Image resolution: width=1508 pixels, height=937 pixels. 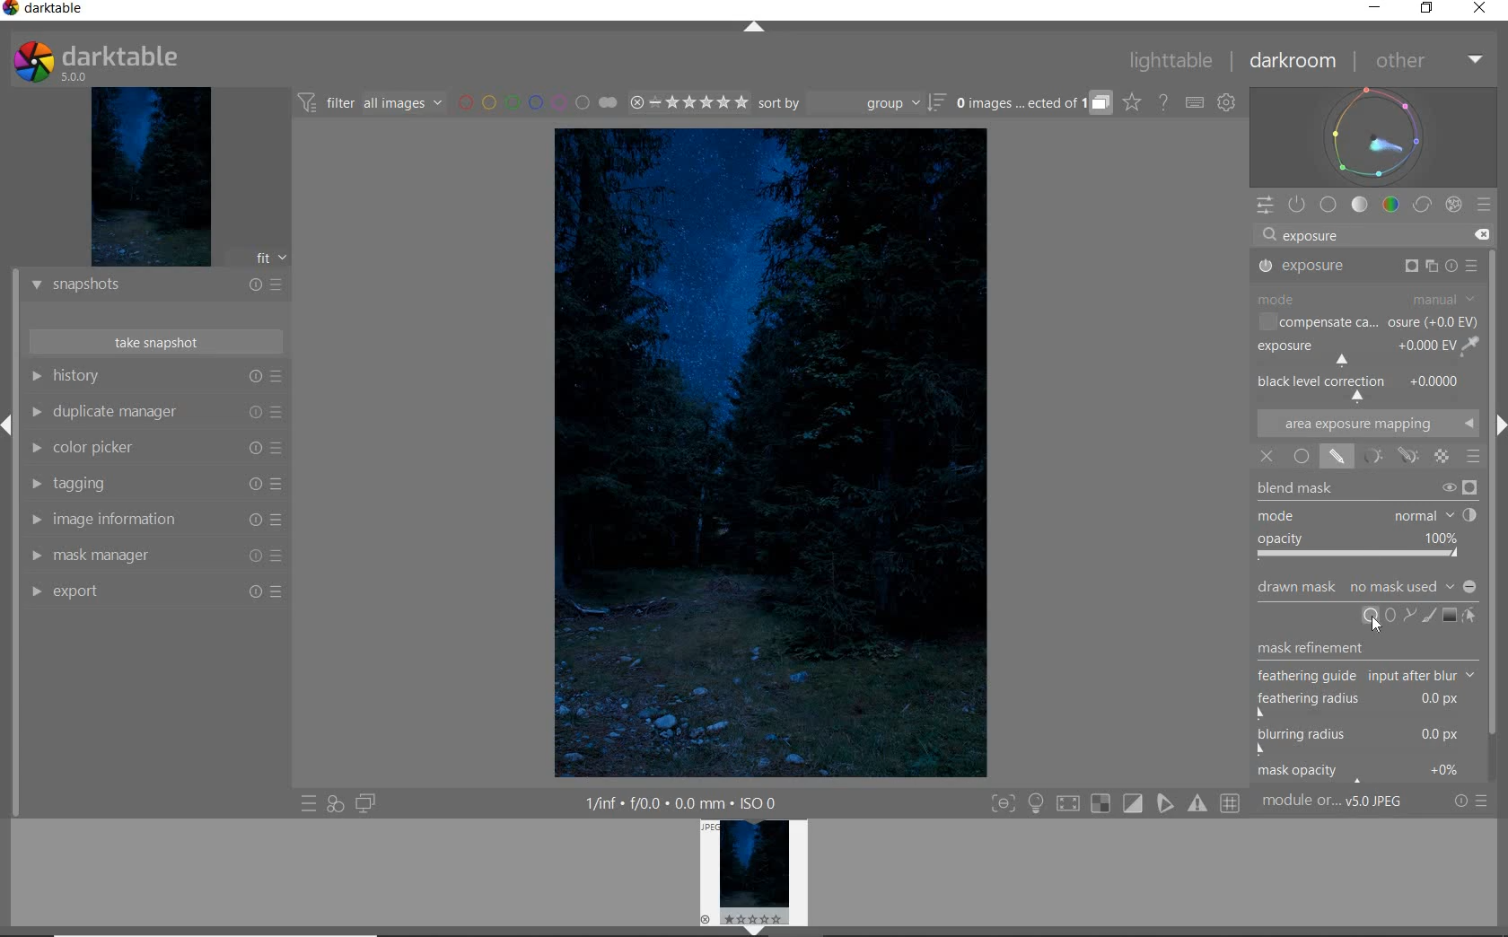 I want to click on SHOW GLOBAL PREFERENCES, so click(x=1226, y=102).